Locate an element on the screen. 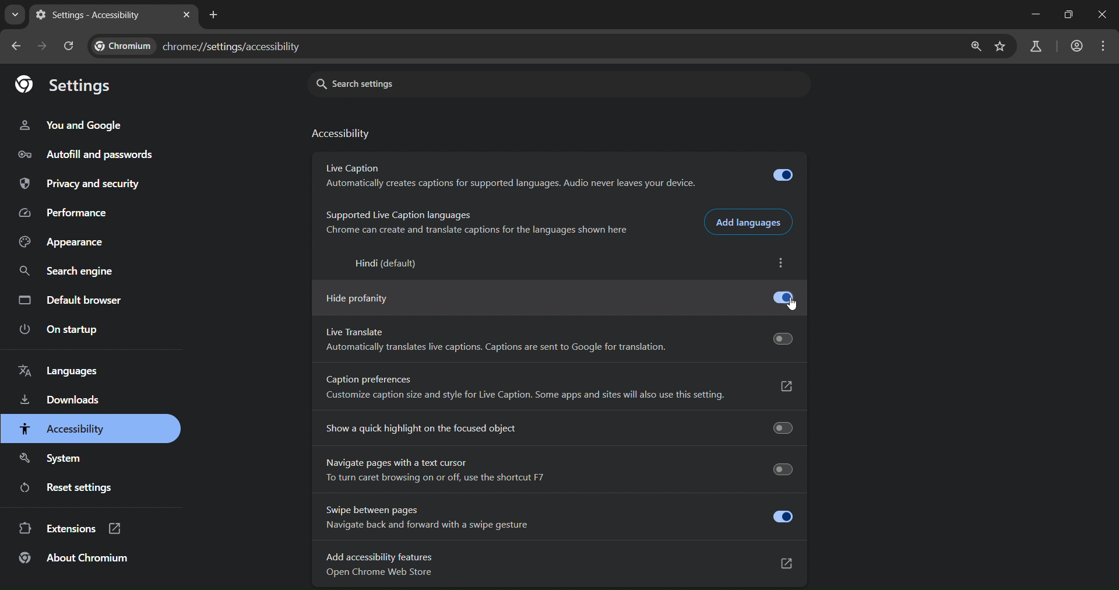 This screenshot has height=590, width=1119. autofill and passwords is located at coordinates (87, 153).